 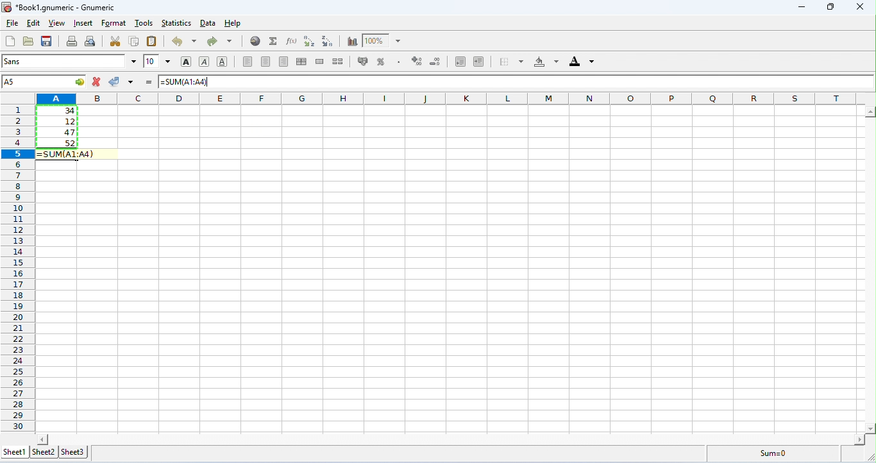 What do you see at coordinates (115, 41) in the screenshot?
I see `cut` at bounding box center [115, 41].